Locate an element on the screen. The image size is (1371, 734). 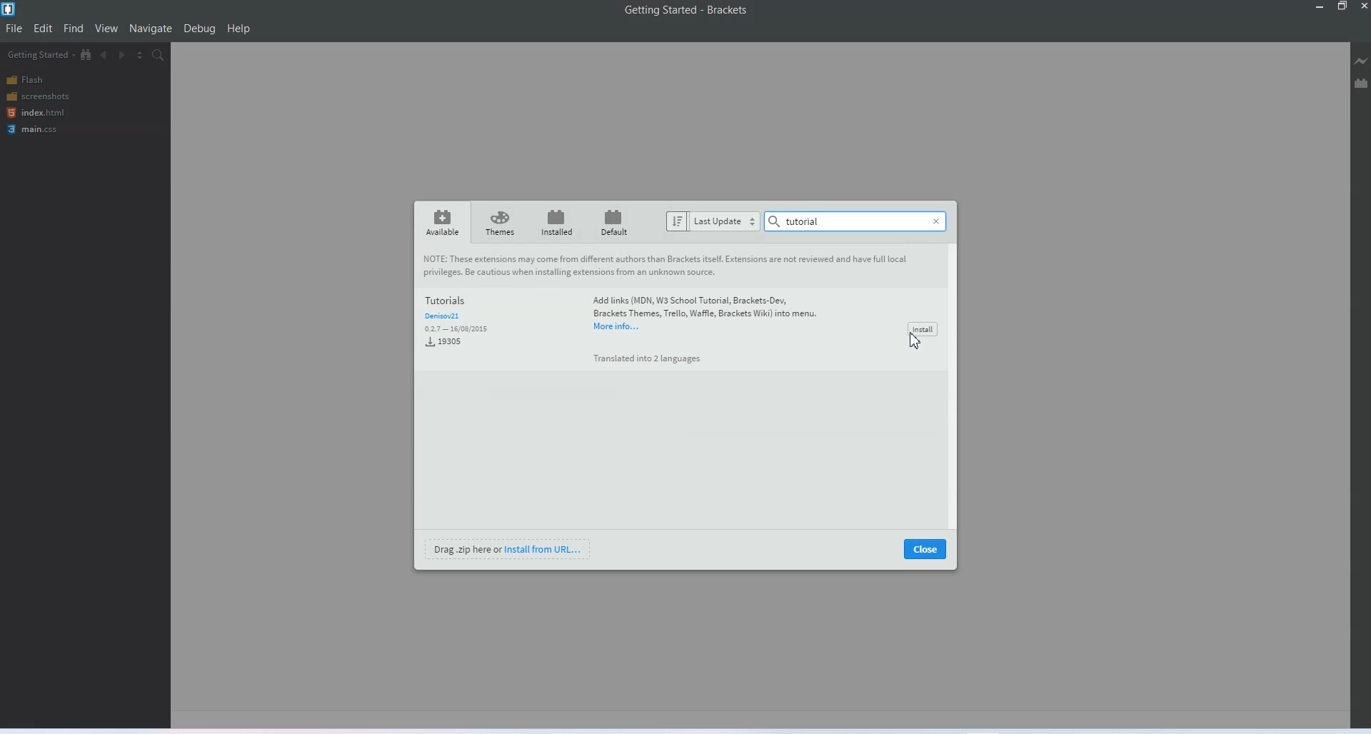
File is located at coordinates (14, 28).